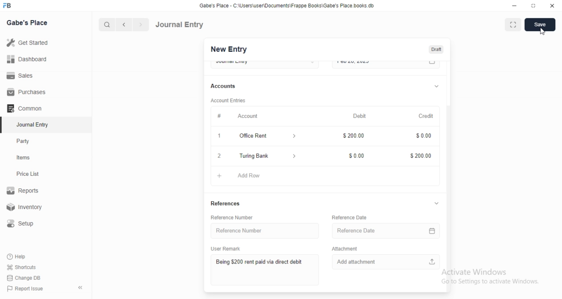 This screenshot has height=299, width=562. What do you see at coordinates (421, 135) in the screenshot?
I see `` at bounding box center [421, 135].